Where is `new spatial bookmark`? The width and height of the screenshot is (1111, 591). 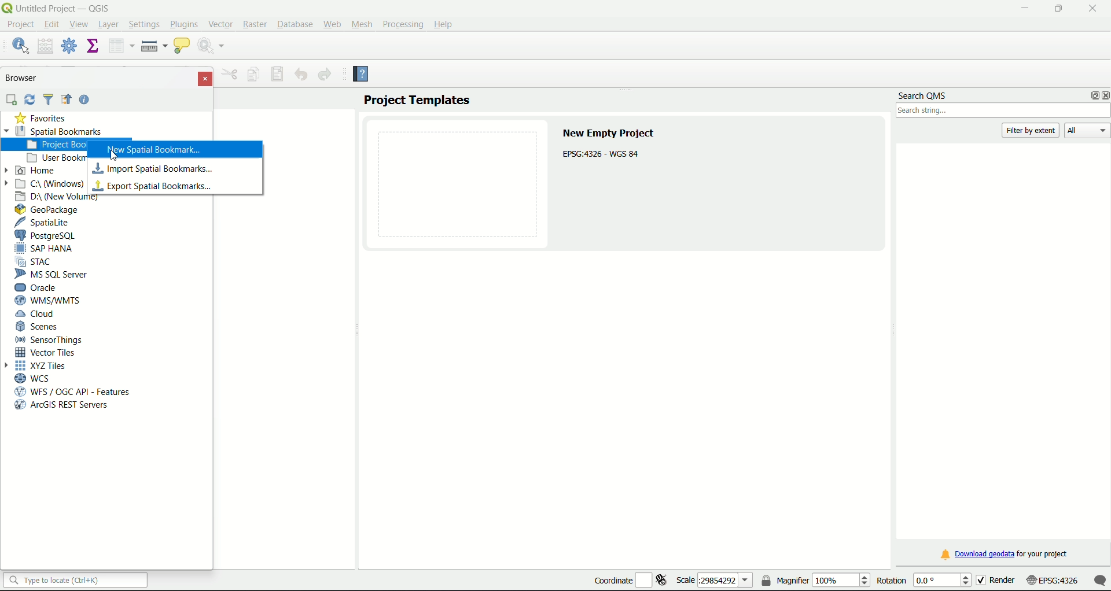
new spatial bookmark is located at coordinates (156, 150).